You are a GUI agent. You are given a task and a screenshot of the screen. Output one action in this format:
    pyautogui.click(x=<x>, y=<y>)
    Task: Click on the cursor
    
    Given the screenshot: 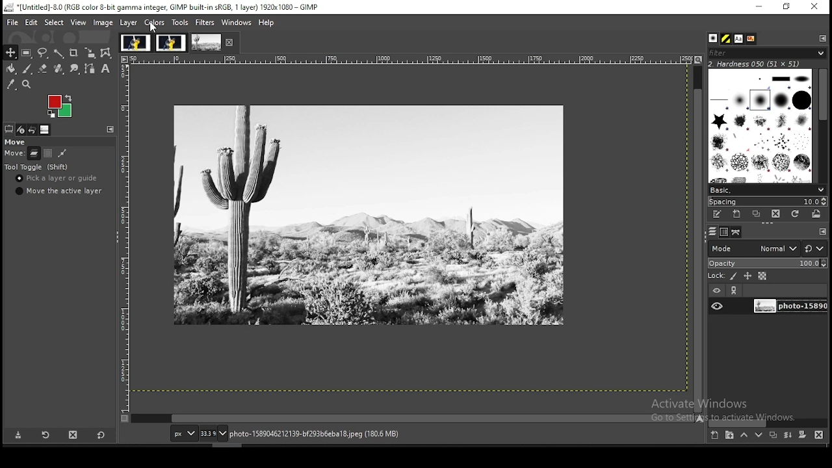 What is the action you would take?
    pyautogui.click(x=153, y=27)
    